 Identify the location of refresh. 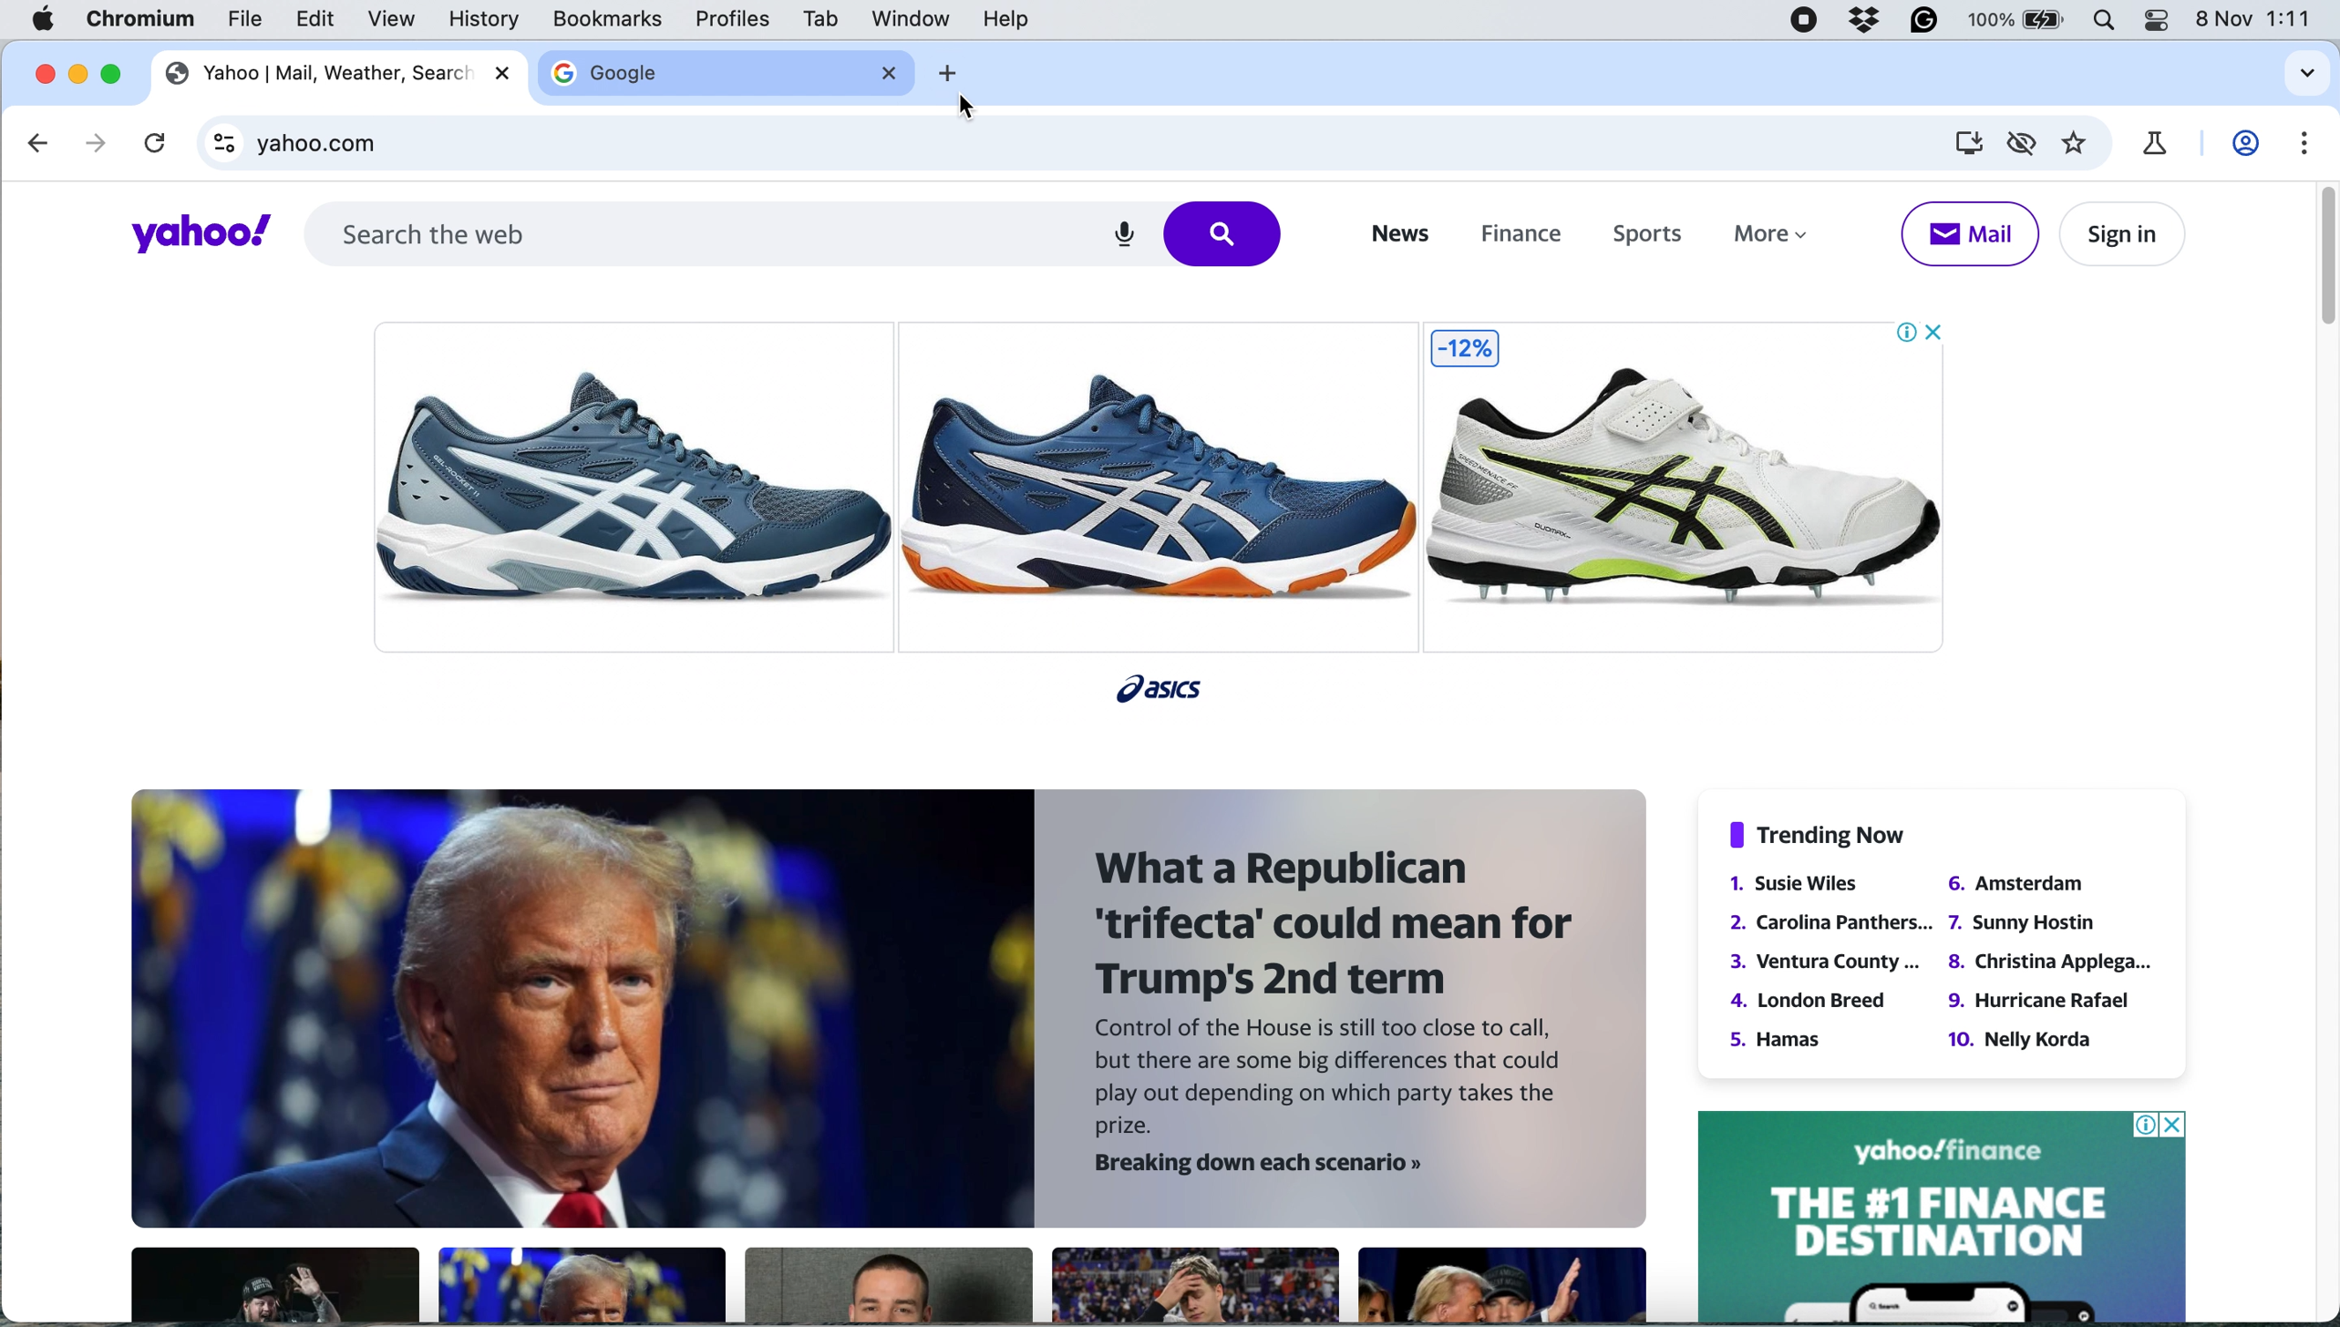
(151, 147).